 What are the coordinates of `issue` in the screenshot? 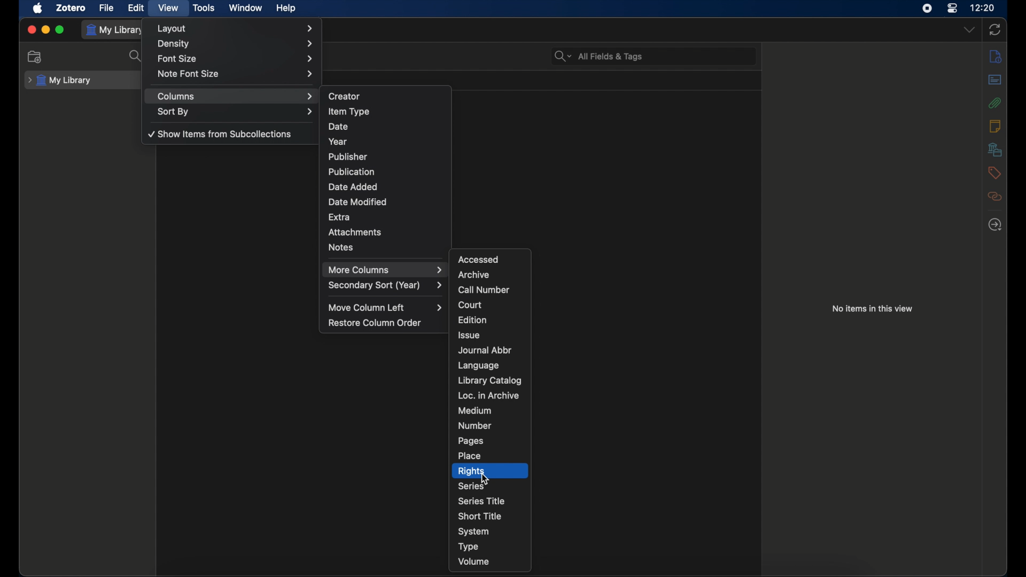 It's located at (469, 334).